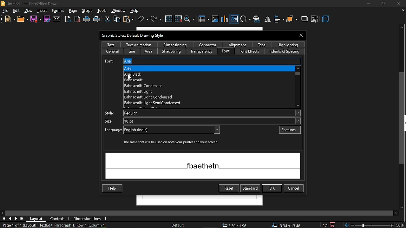 This screenshot has height=228, width=406. Describe the element at coordinates (137, 10) in the screenshot. I see `help` at that location.